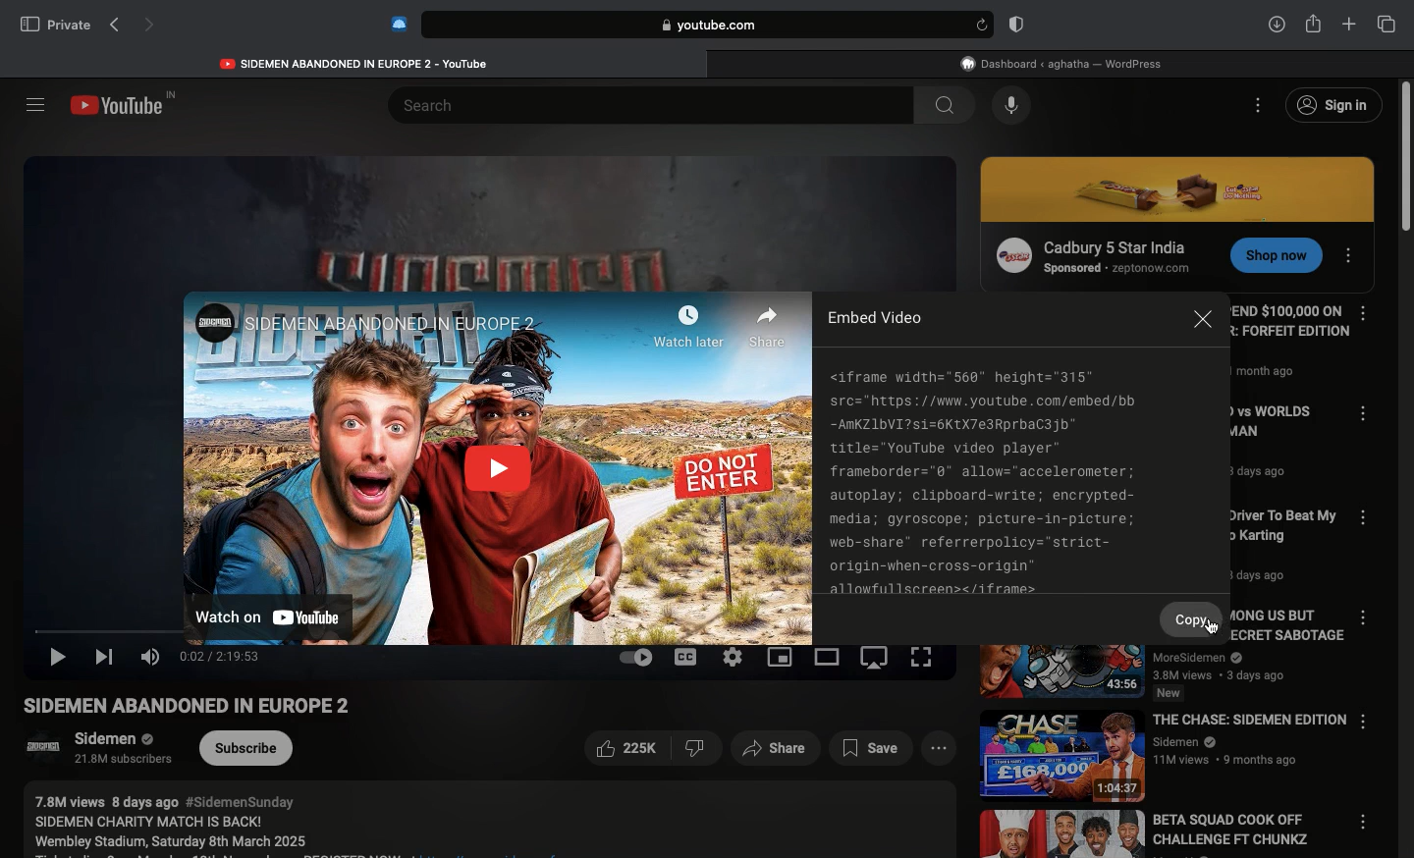 Image resolution: width=1414 pixels, height=858 pixels. I want to click on Save, so click(873, 749).